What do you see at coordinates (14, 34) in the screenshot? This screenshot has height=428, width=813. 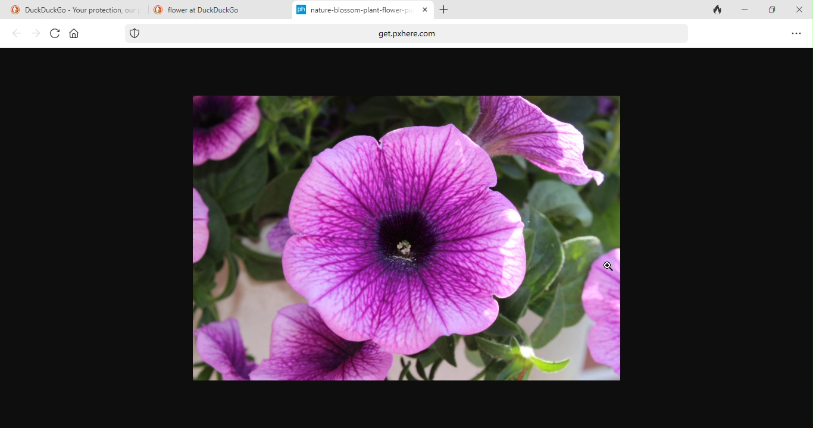 I see `back` at bounding box center [14, 34].